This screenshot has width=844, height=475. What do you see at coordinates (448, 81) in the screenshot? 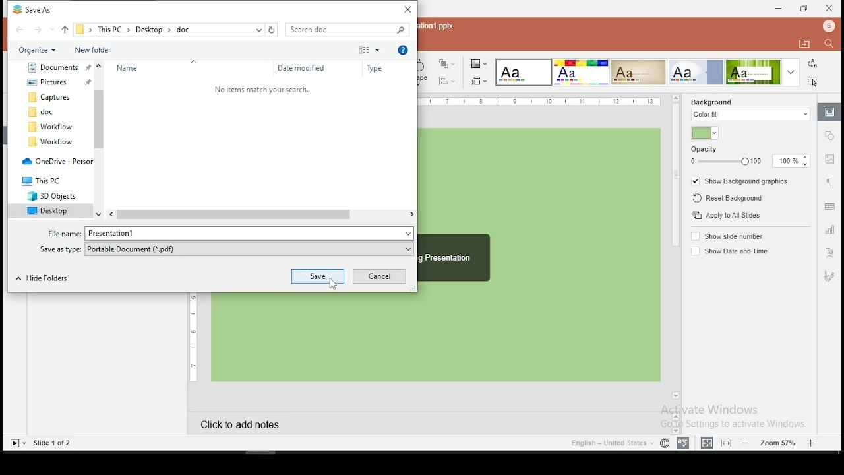
I see `align shapes` at bounding box center [448, 81].